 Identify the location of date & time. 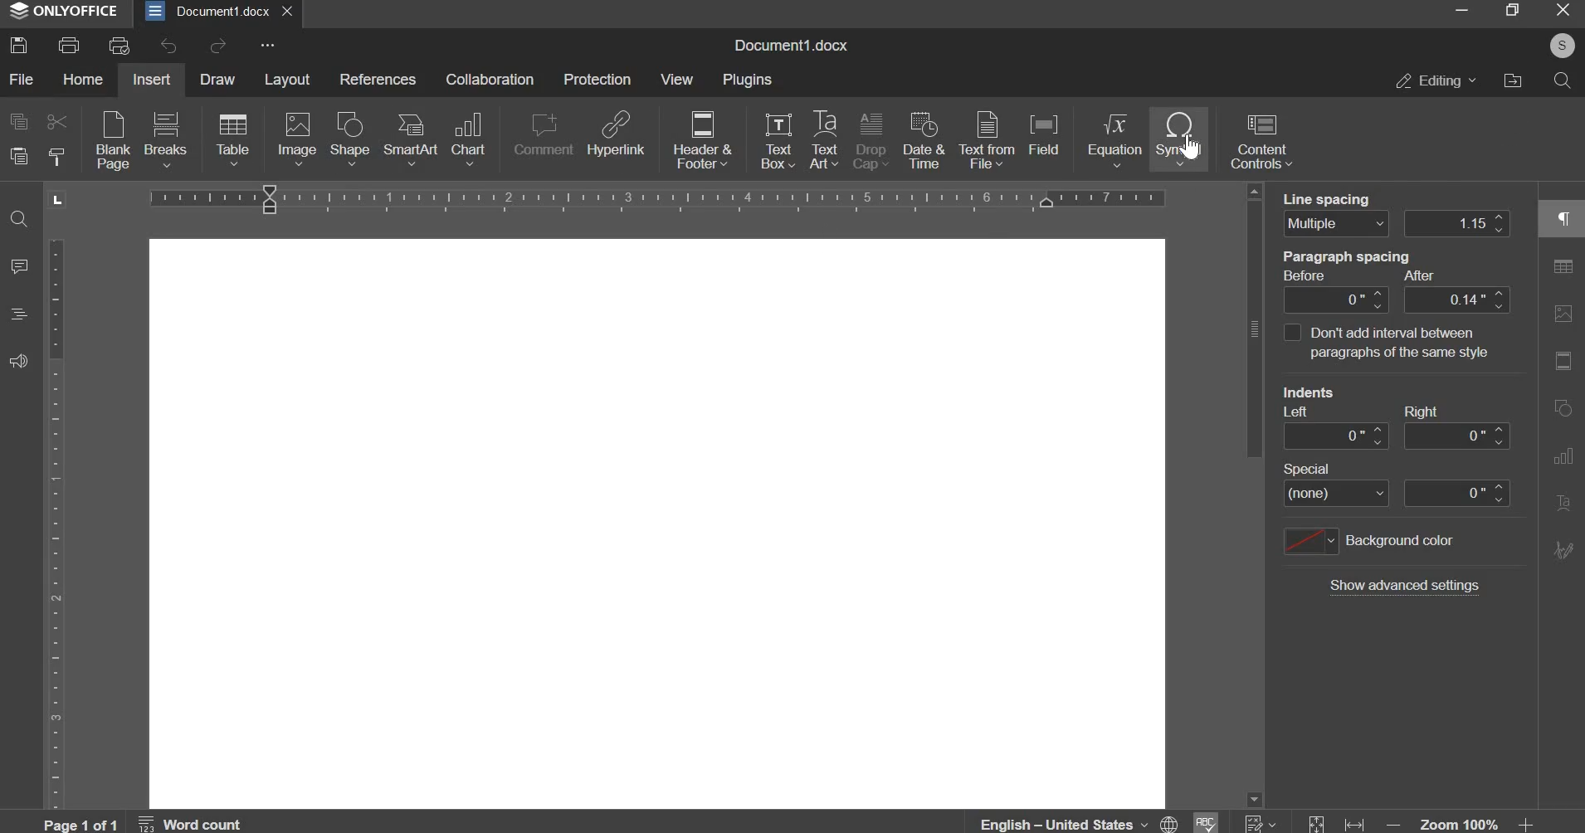
(923, 139).